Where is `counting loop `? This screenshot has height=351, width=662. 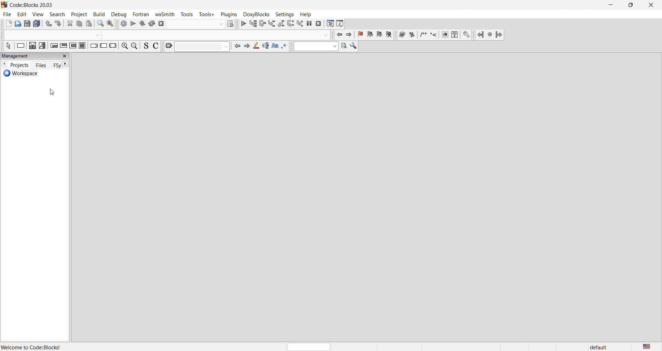 counting loop  is located at coordinates (73, 46).